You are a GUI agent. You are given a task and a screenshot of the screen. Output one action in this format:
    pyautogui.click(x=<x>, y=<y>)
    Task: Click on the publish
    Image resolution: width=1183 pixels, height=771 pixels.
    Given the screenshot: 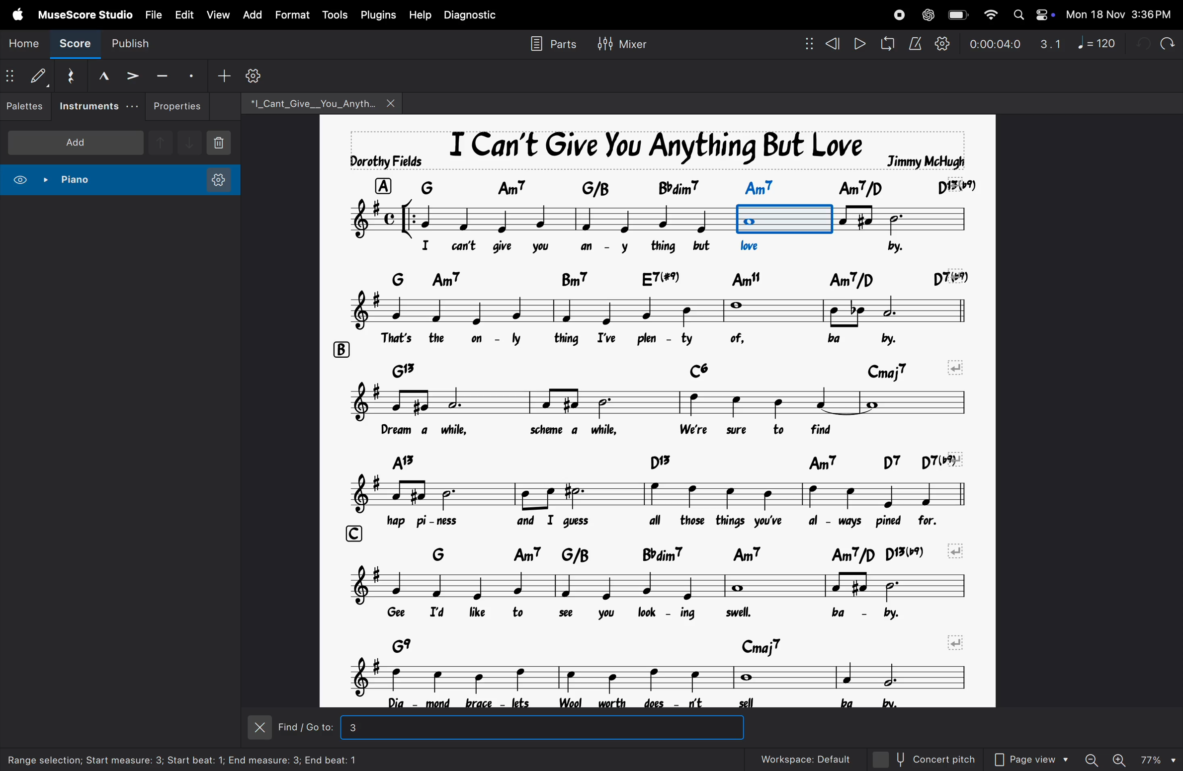 What is the action you would take?
    pyautogui.click(x=128, y=45)
    